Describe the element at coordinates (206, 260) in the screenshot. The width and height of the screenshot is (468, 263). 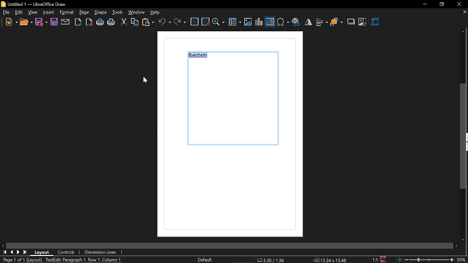
I see `Default style` at that location.